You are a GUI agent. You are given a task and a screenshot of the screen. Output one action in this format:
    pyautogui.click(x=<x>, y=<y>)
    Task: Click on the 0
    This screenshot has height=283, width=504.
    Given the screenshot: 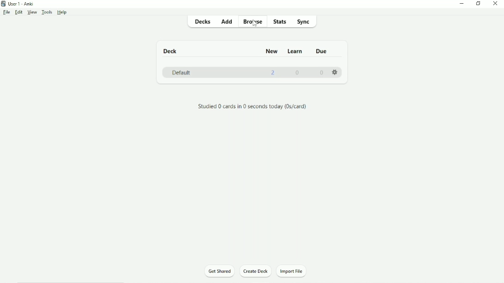 What is the action you would take?
    pyautogui.click(x=297, y=73)
    